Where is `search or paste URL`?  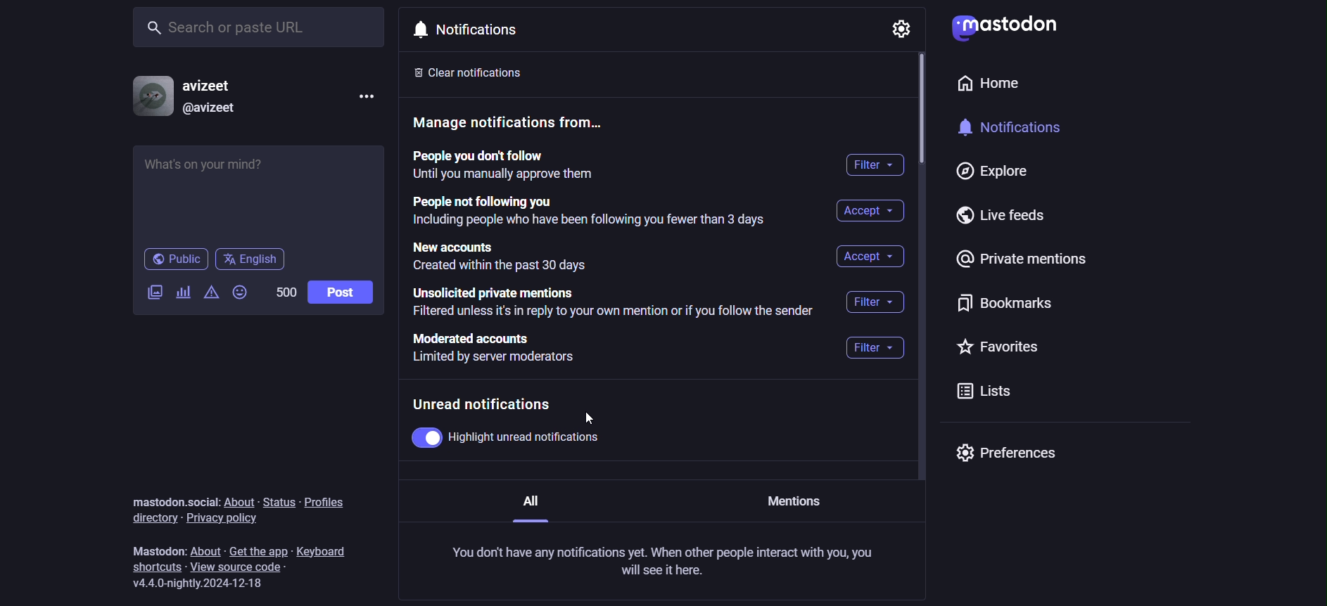
search or paste URL is located at coordinates (260, 25).